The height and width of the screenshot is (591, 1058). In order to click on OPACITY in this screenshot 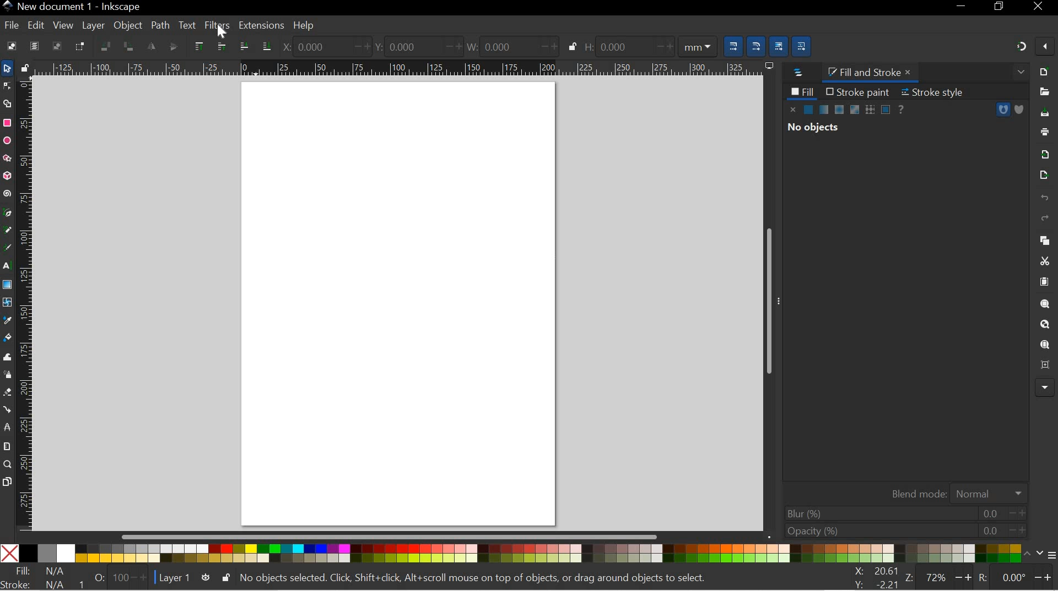, I will do `click(902, 530)`.